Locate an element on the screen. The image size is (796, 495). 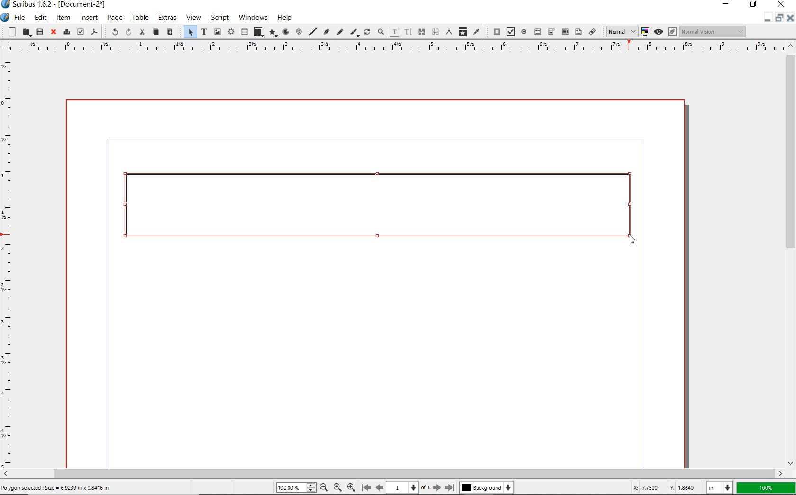
save as pdf is located at coordinates (95, 33).